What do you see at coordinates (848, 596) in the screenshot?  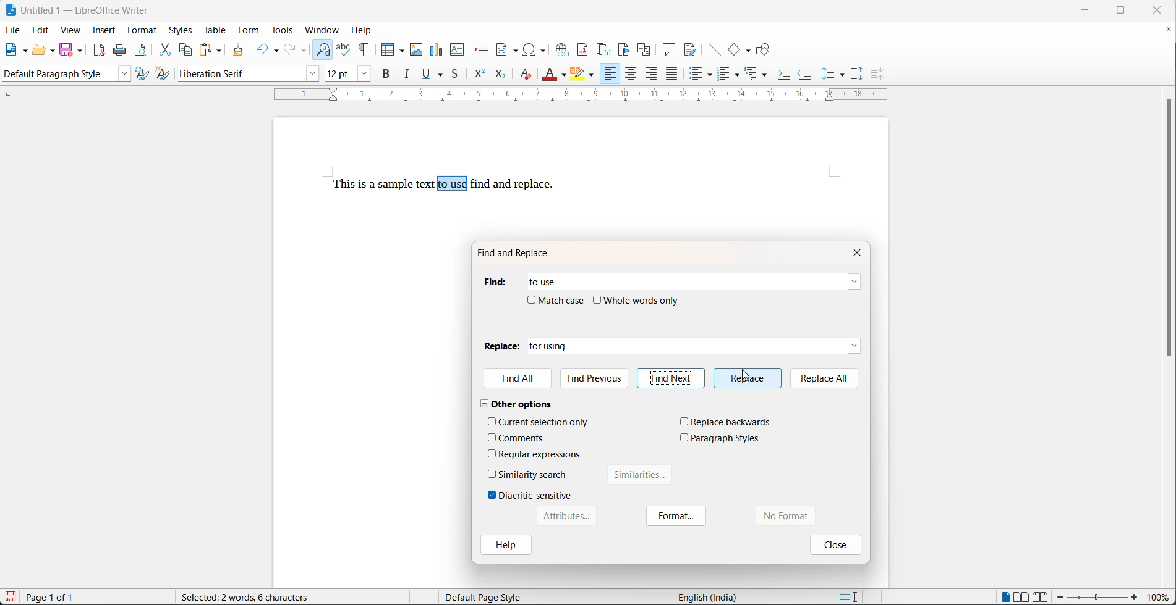 I see `standard selection` at bounding box center [848, 596].